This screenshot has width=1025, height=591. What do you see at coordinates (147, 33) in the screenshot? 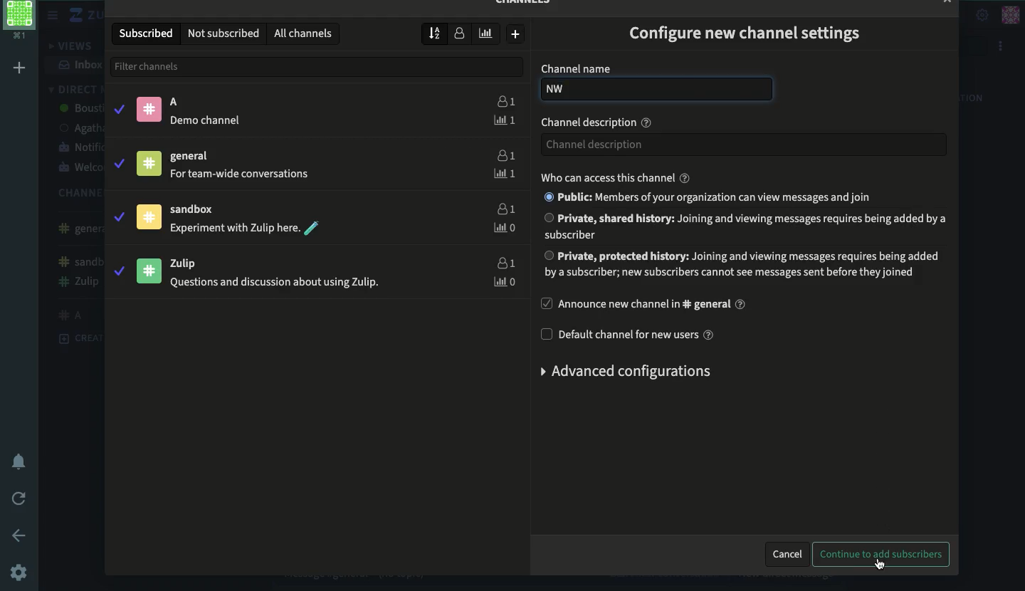
I see `subscribed` at bounding box center [147, 33].